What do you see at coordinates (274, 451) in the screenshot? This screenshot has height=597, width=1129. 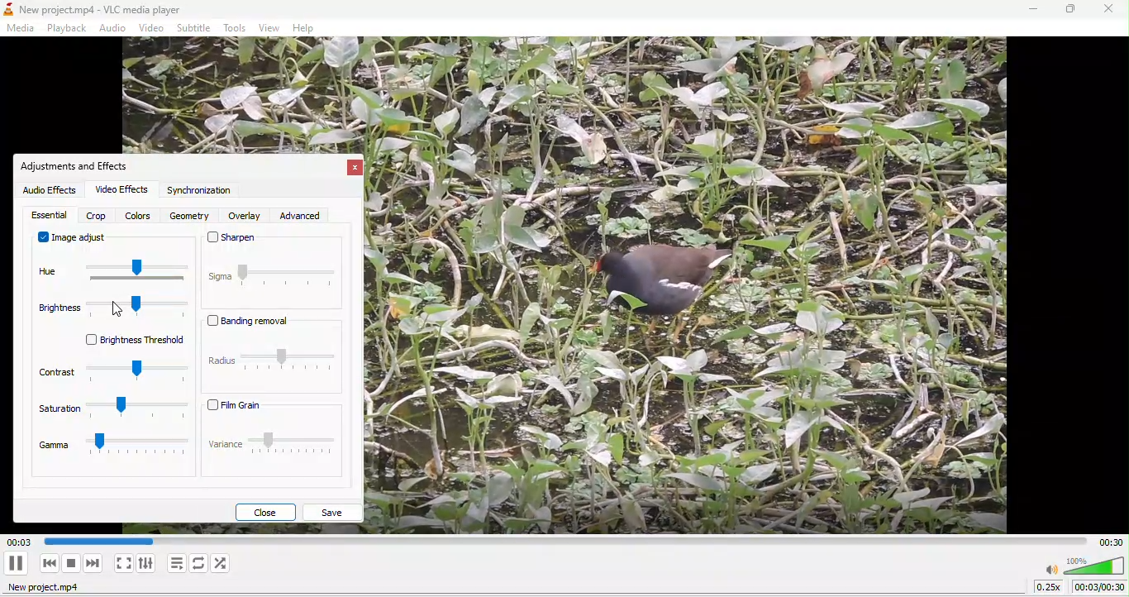 I see `variance` at bounding box center [274, 451].